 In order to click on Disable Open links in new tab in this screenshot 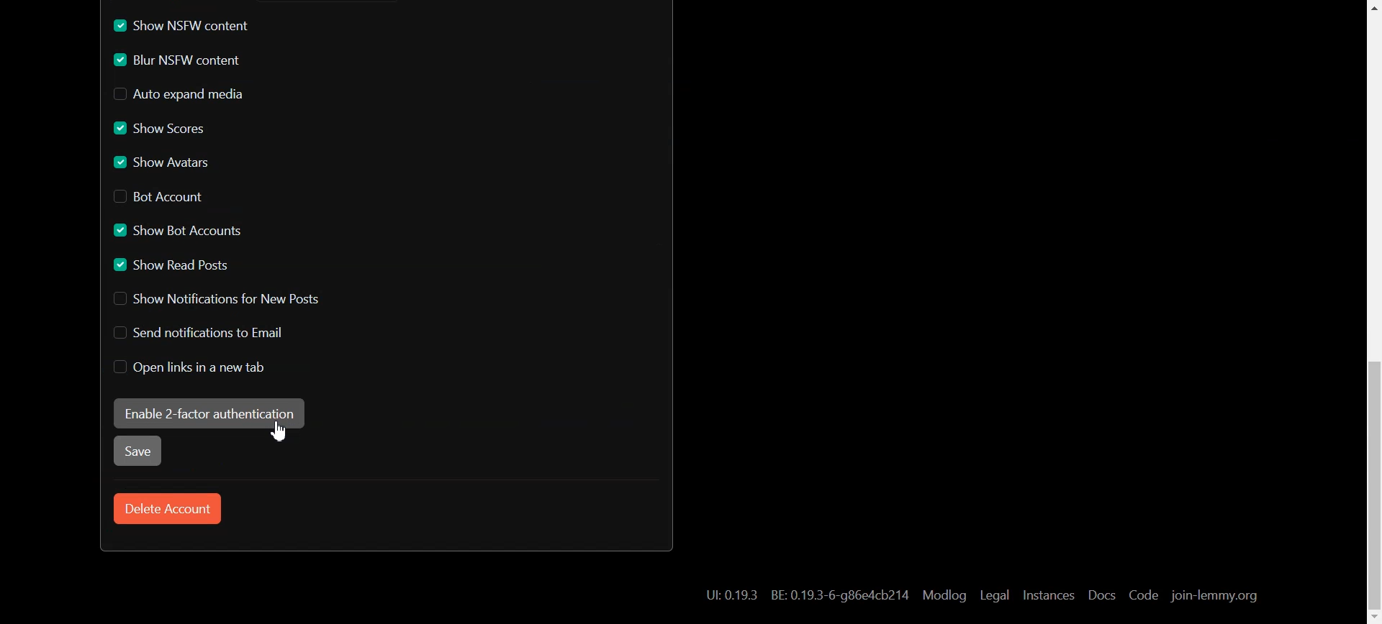, I will do `click(191, 367)`.